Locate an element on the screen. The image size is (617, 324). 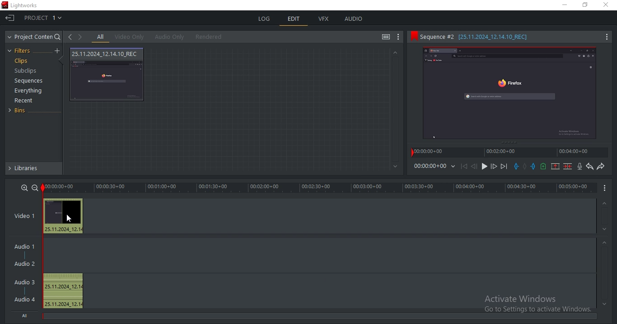
all is located at coordinates (100, 37).